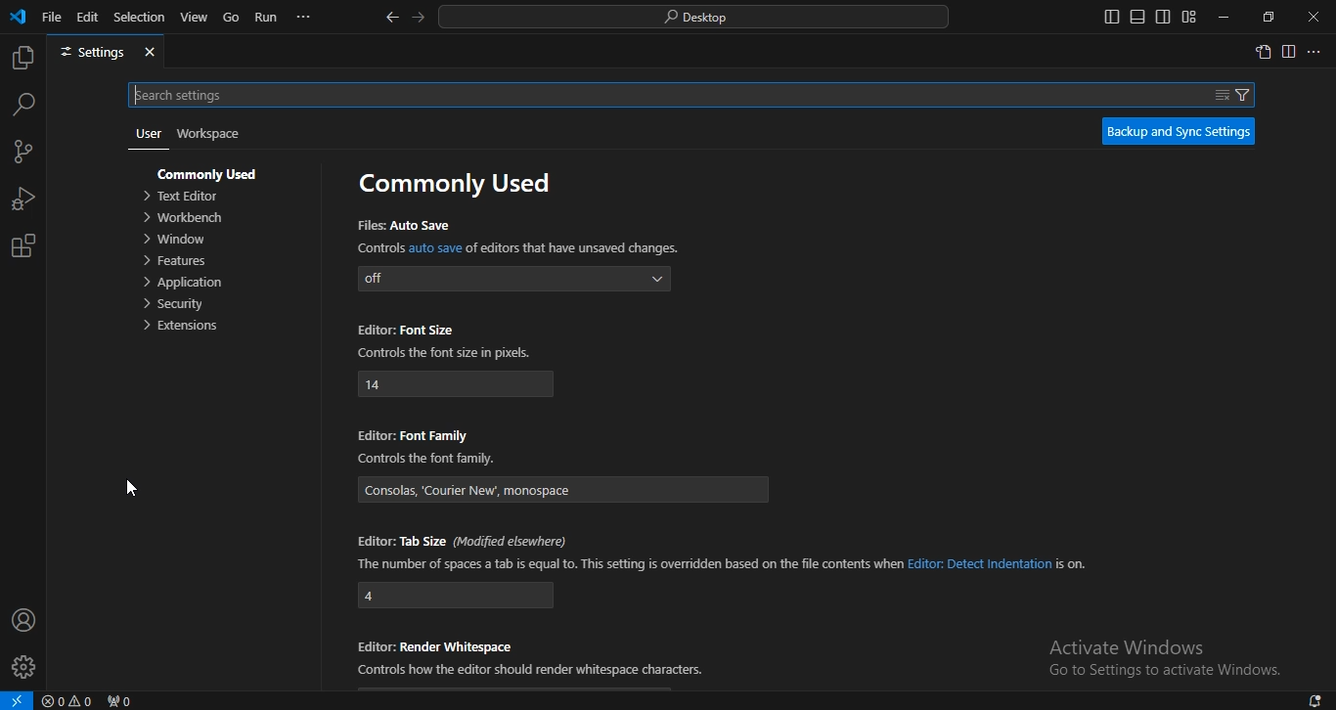  Describe the element at coordinates (407, 331) in the screenshot. I see `editor ; font size` at that location.